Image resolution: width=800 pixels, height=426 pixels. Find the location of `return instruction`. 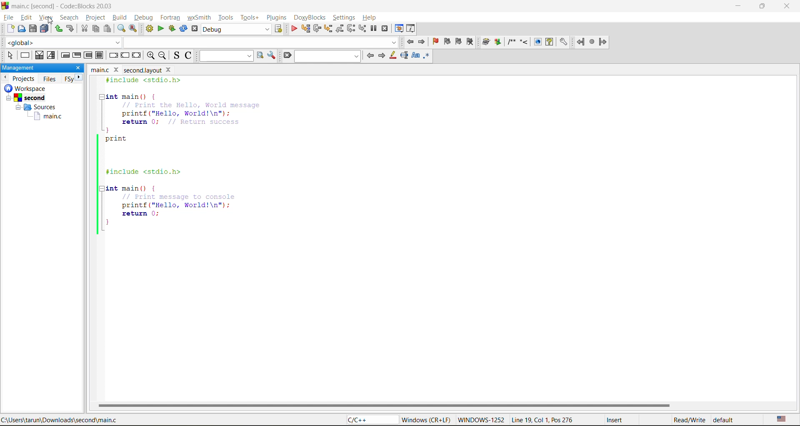

return instruction is located at coordinates (136, 56).